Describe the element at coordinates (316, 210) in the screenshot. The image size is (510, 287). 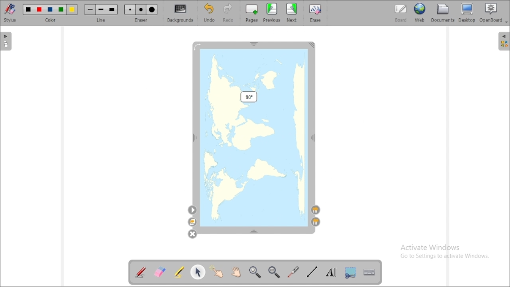
I see `layer down` at that location.